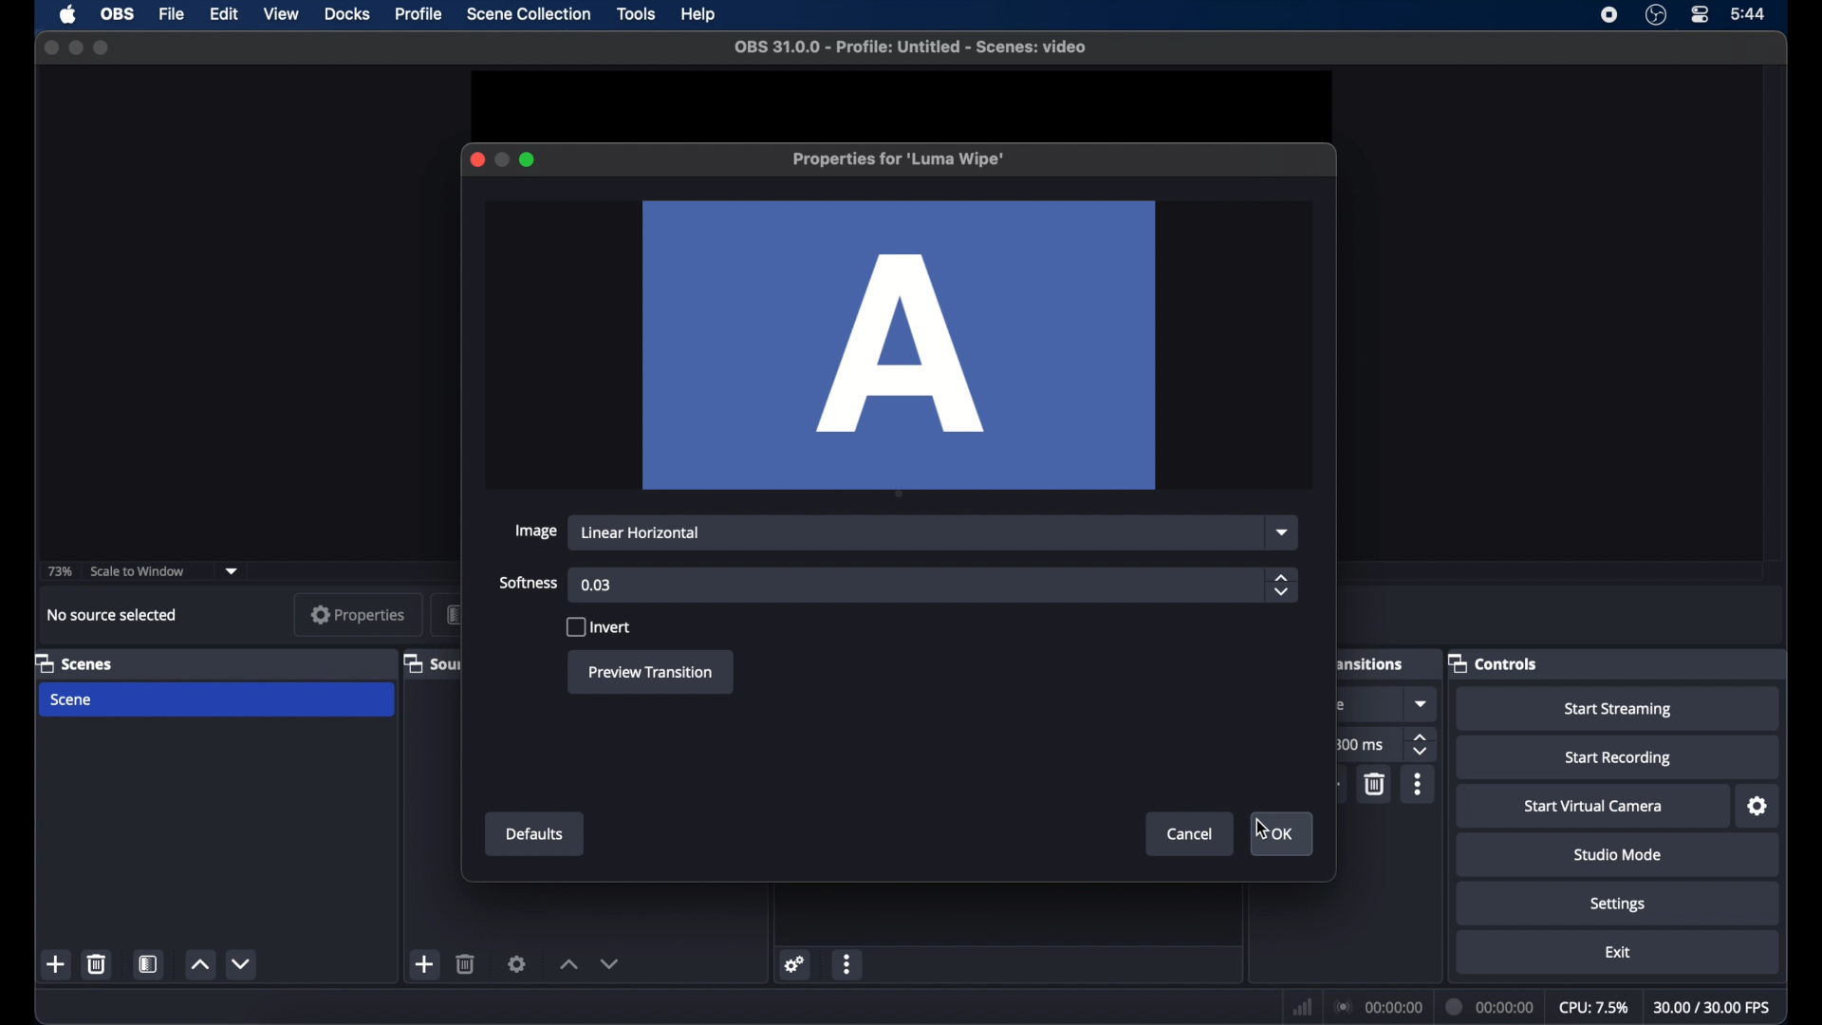 Image resolution: width=1822 pixels, height=1025 pixels. What do you see at coordinates (1371, 663) in the screenshot?
I see `scene transitions` at bounding box center [1371, 663].